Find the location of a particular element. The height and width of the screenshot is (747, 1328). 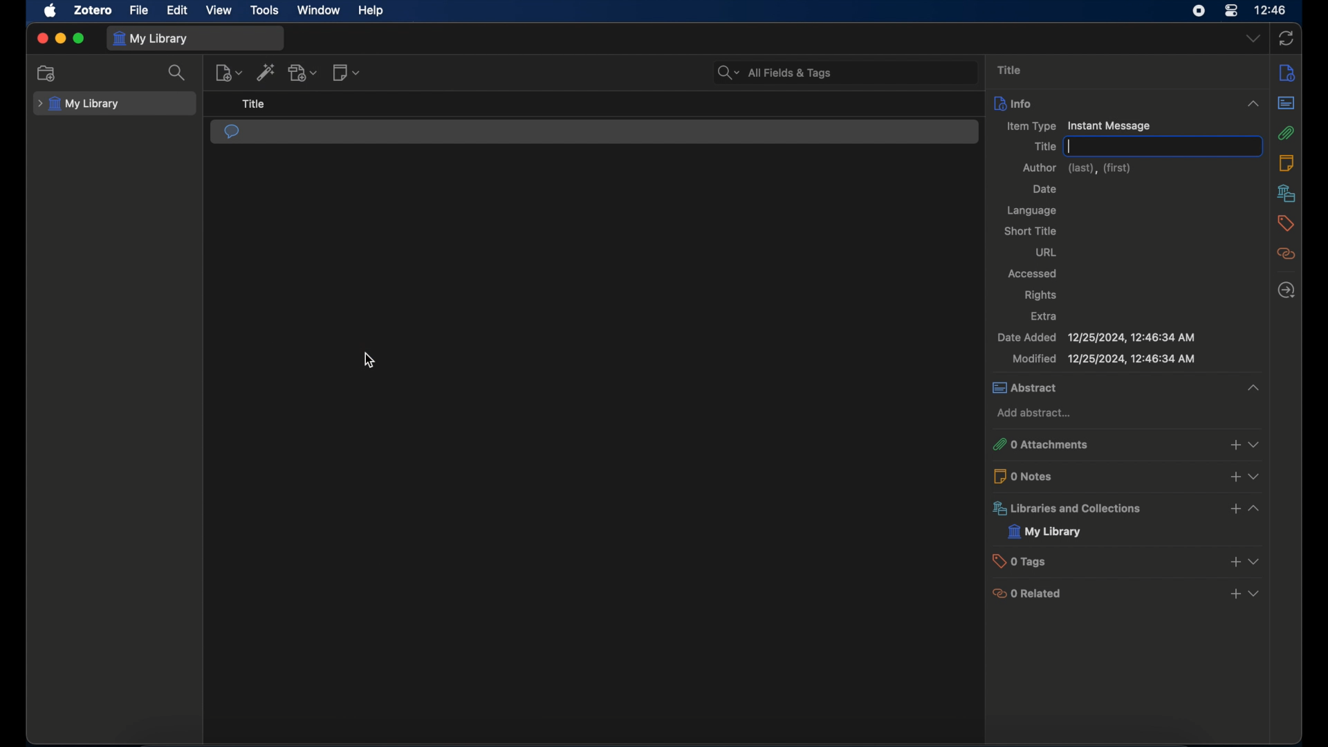

abstract is located at coordinates (1287, 104).